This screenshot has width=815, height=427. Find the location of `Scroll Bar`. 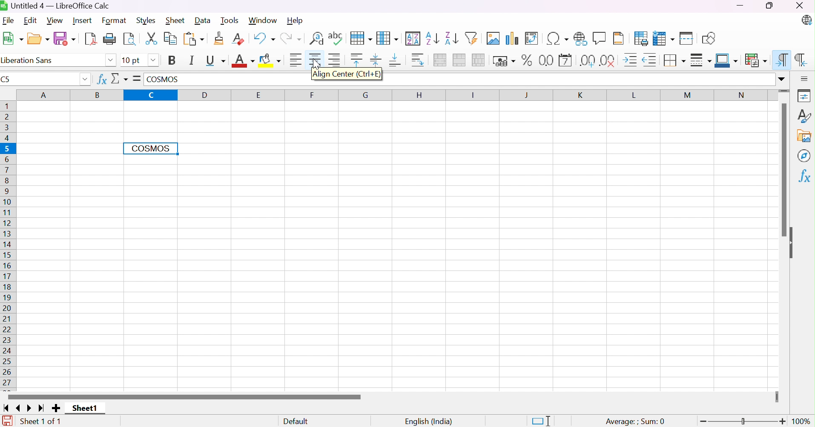

Scroll Bar is located at coordinates (185, 396).